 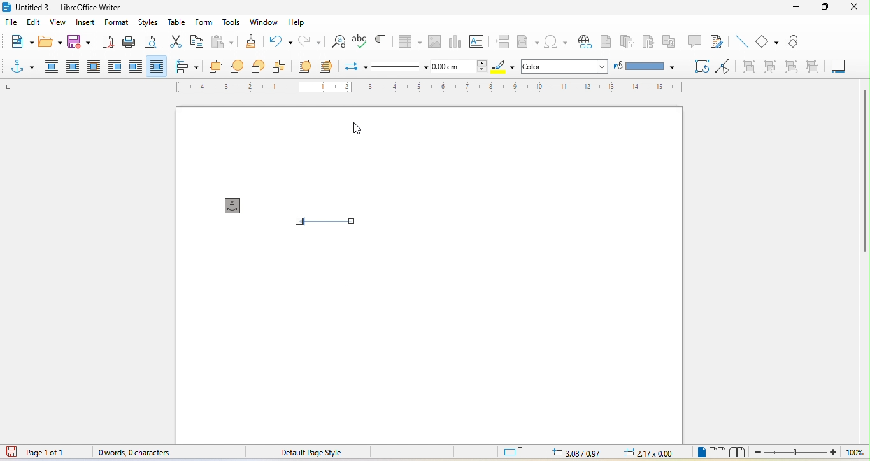 What do you see at coordinates (409, 39) in the screenshot?
I see `table` at bounding box center [409, 39].